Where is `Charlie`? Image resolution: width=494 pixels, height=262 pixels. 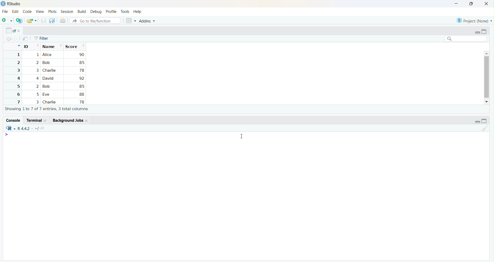 Charlie is located at coordinates (50, 102).